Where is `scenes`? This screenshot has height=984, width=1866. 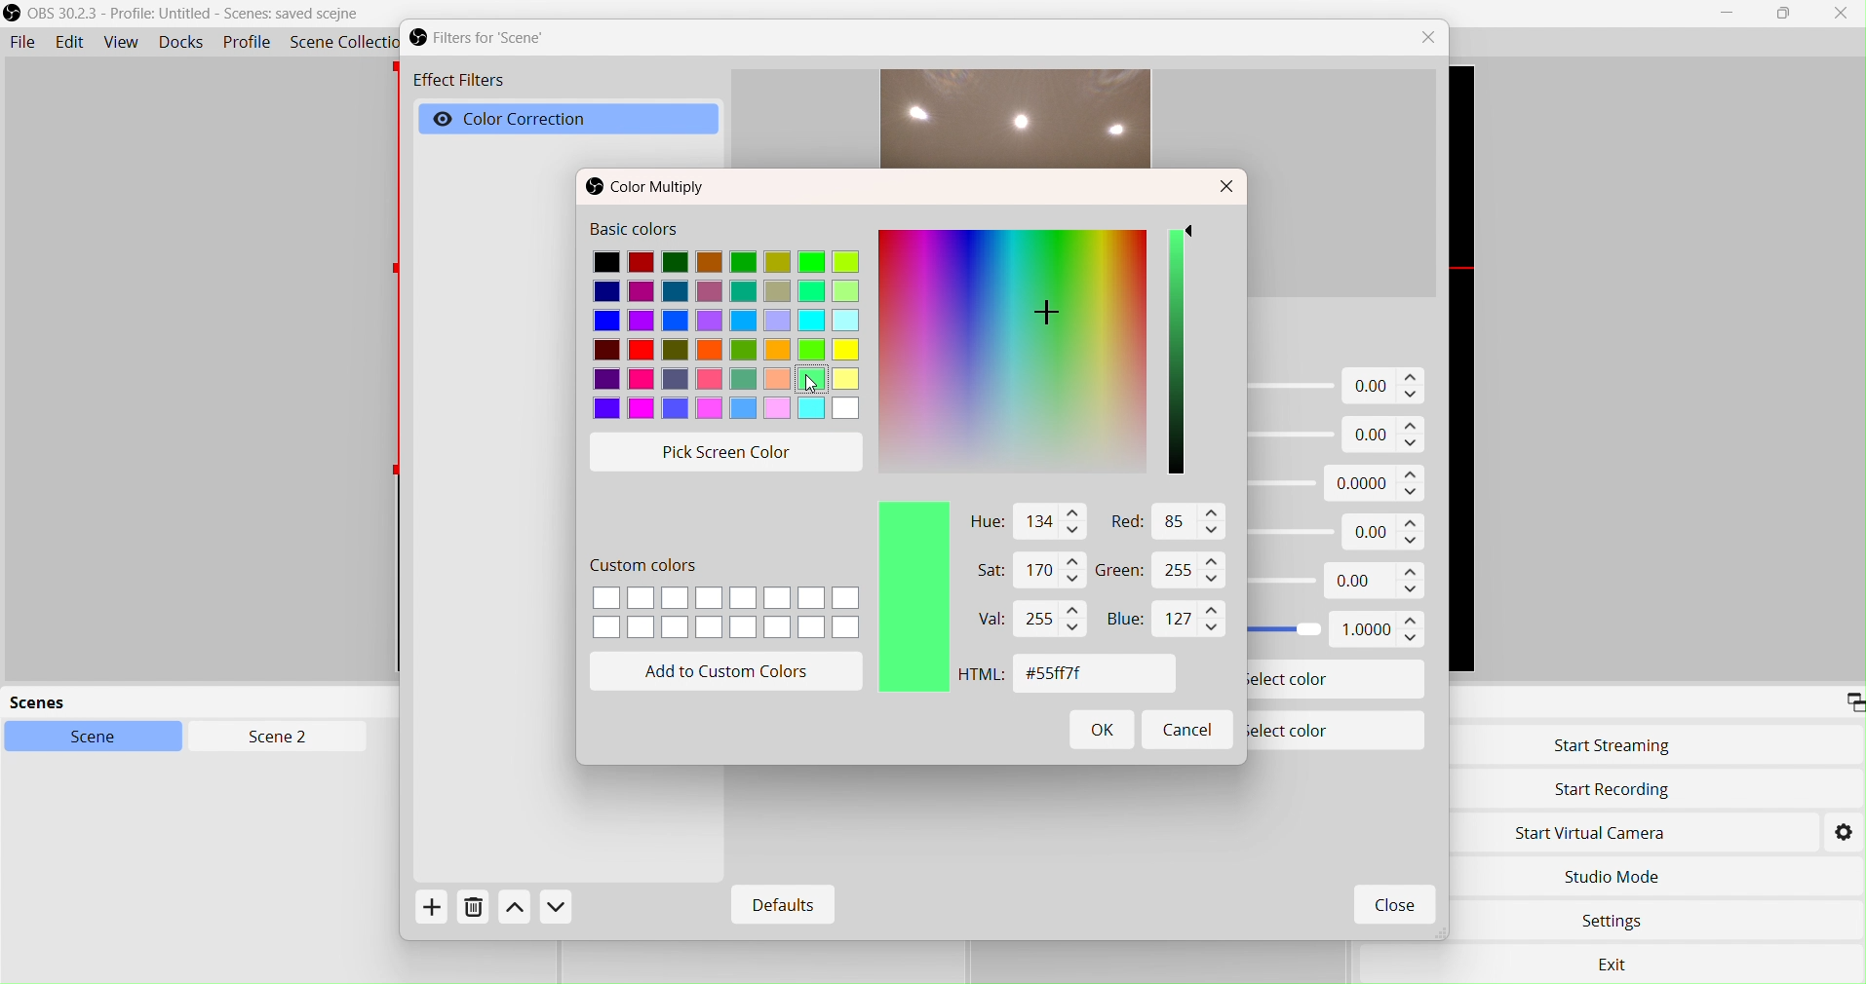 scenes is located at coordinates (156, 703).